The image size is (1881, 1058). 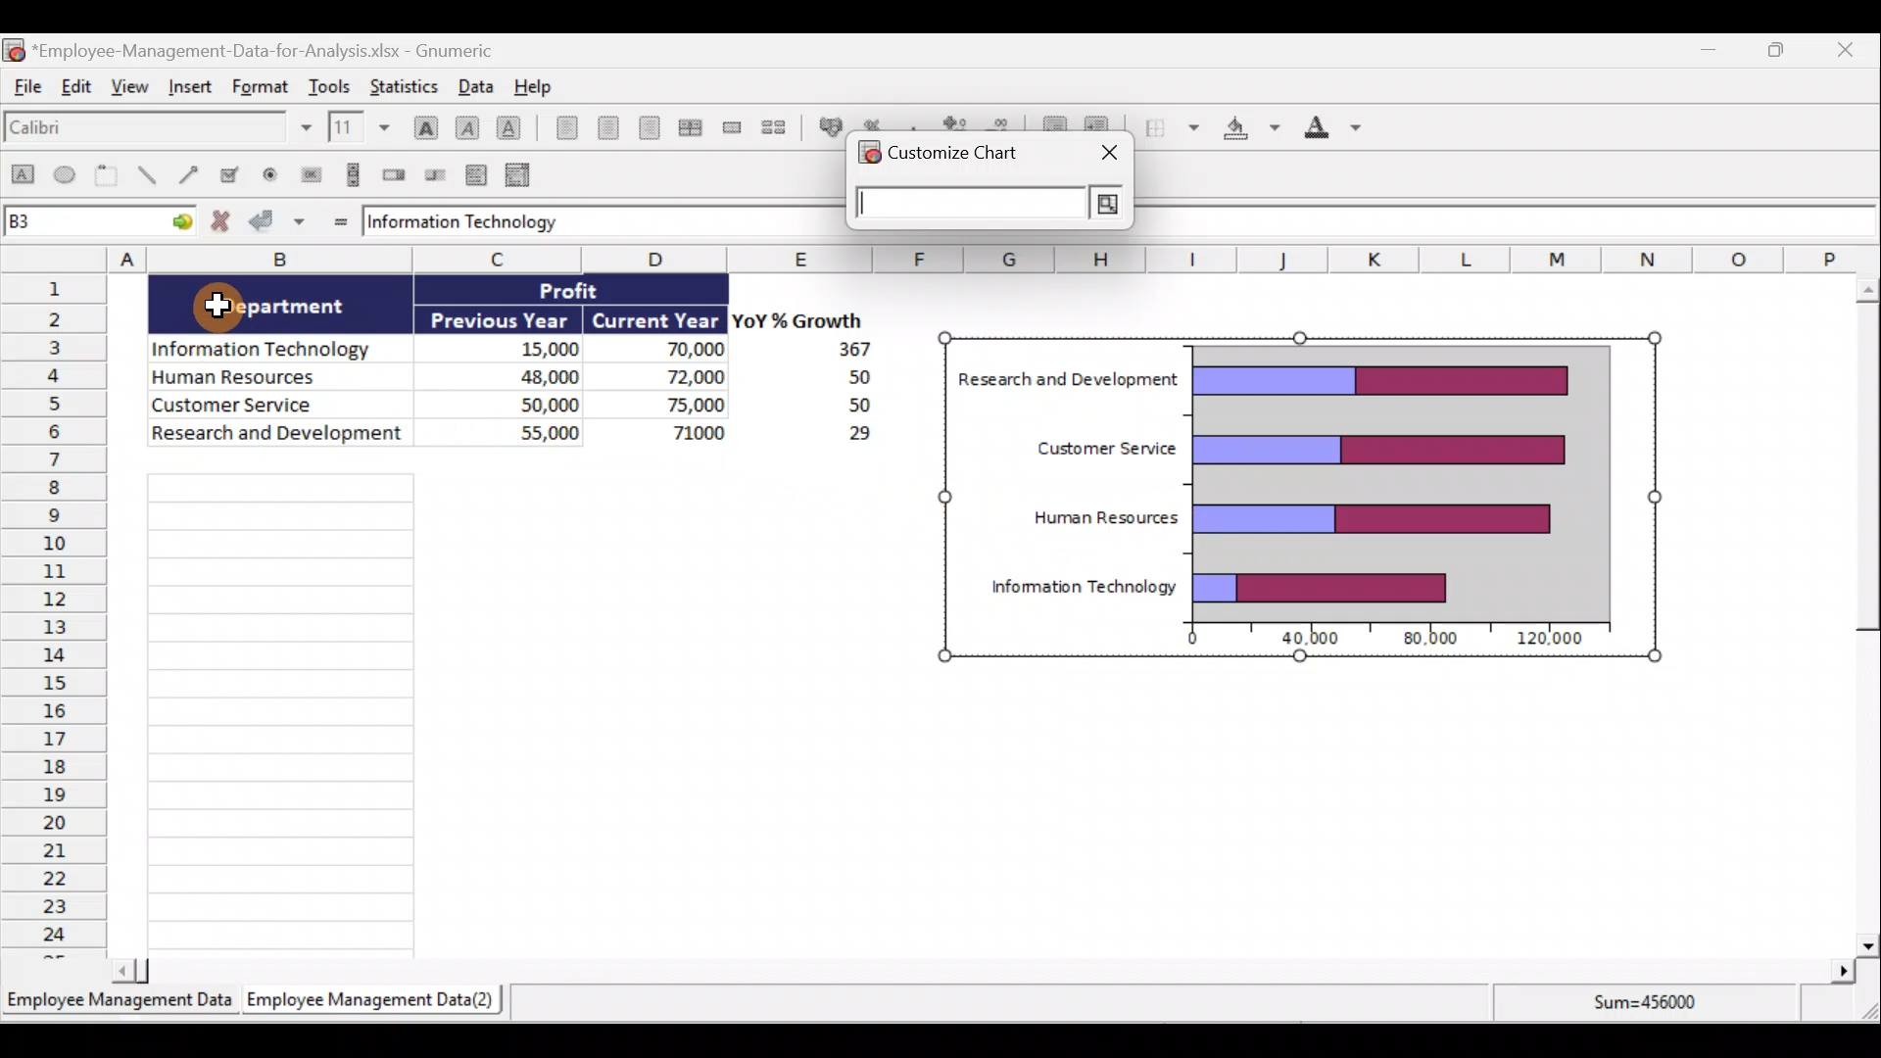 What do you see at coordinates (160, 129) in the screenshot?
I see `Font name` at bounding box center [160, 129].